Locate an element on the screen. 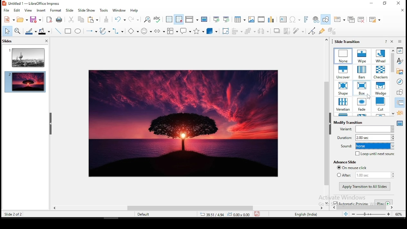 The height and width of the screenshot is (229, 407). format is located at coordinates (56, 10).